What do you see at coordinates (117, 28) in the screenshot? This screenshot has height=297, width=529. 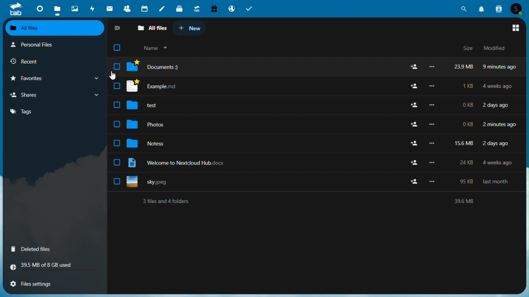 I see `Collapse sidebar` at bounding box center [117, 28].